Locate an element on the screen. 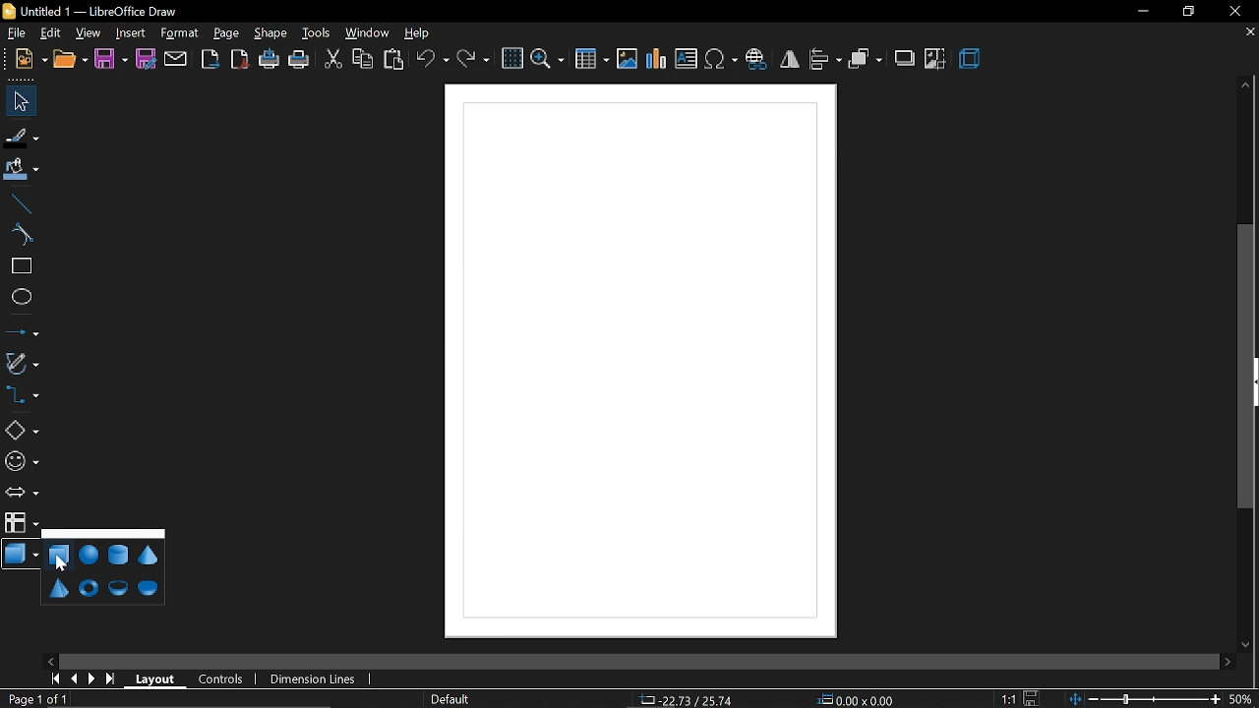  select is located at coordinates (17, 100).